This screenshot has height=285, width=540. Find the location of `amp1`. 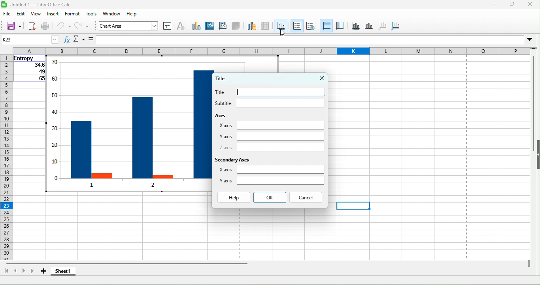

amp1 is located at coordinates (102, 175).